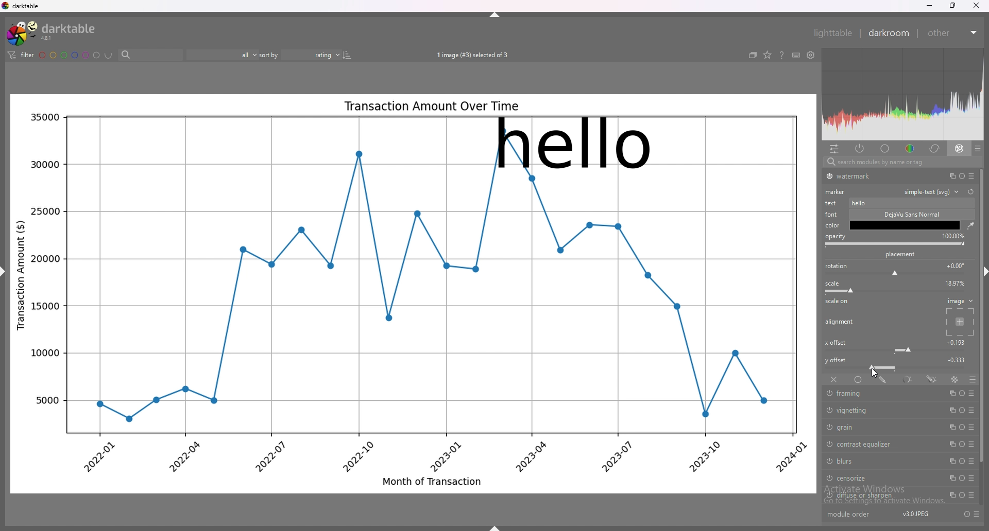 The image size is (989, 531). What do you see at coordinates (956, 265) in the screenshot?
I see `rotation degrees` at bounding box center [956, 265].